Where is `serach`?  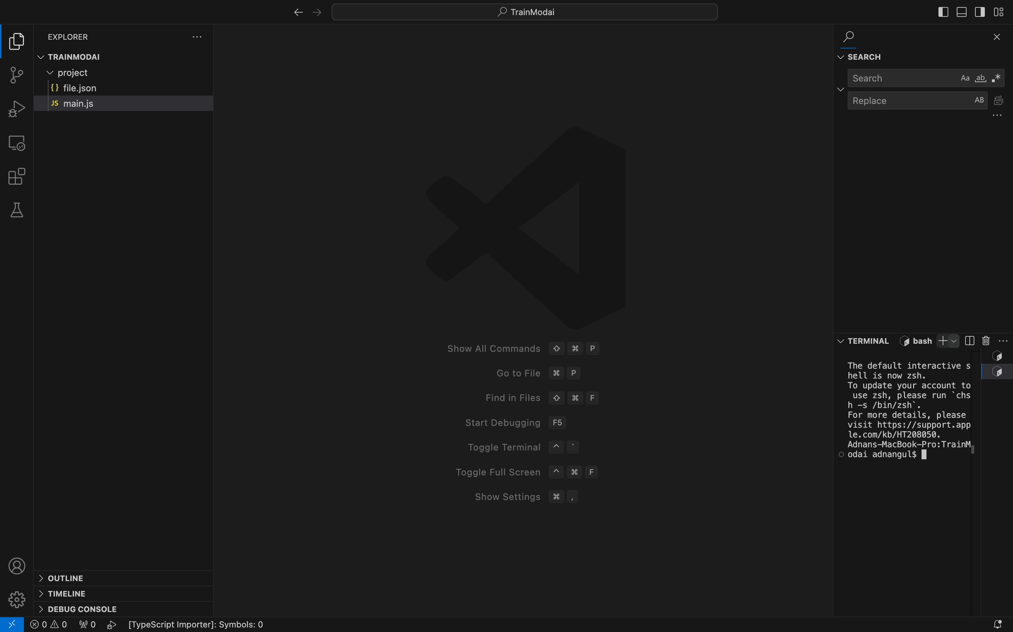 serach is located at coordinates (925, 81).